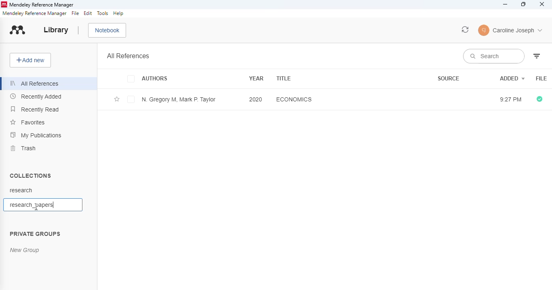 This screenshot has width=552, height=290. What do you see at coordinates (18, 30) in the screenshot?
I see `logo` at bounding box center [18, 30].